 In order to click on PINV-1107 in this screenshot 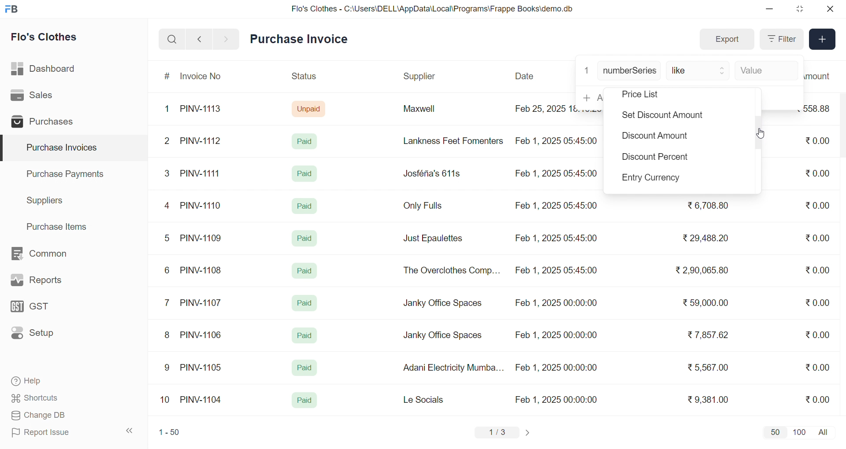, I will do `click(203, 303)`.